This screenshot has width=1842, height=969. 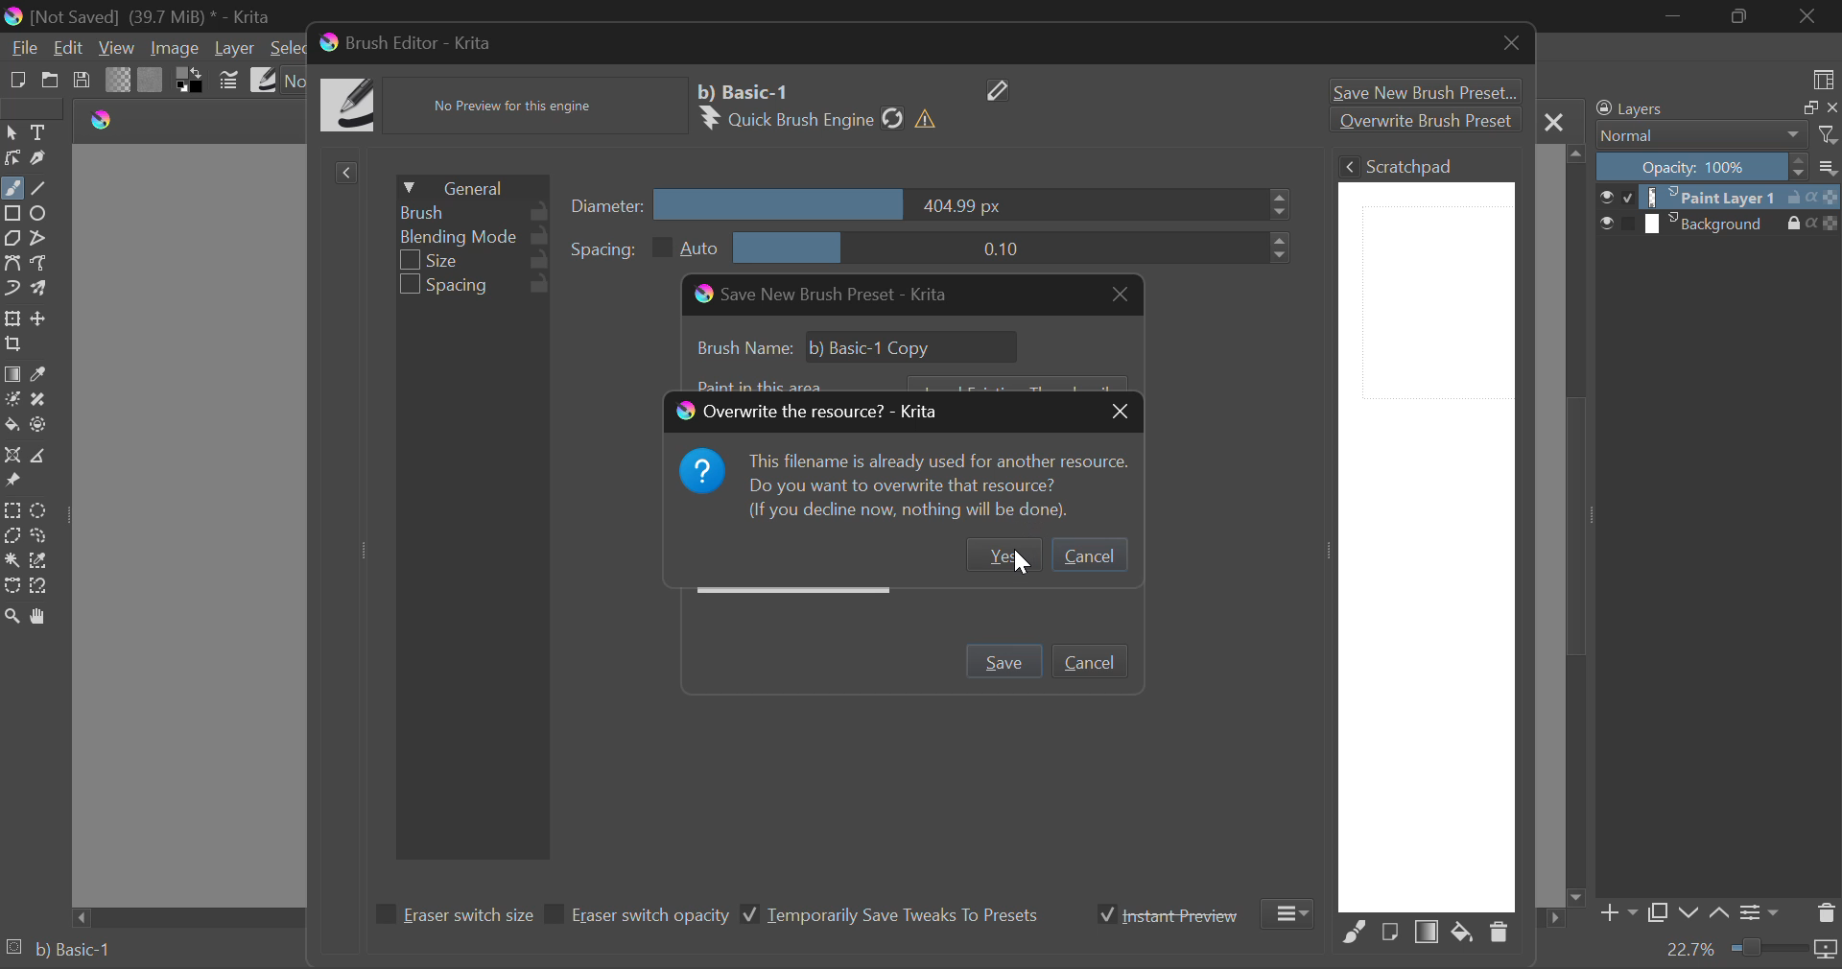 What do you see at coordinates (862, 347) in the screenshot?
I see `Brush Name` at bounding box center [862, 347].